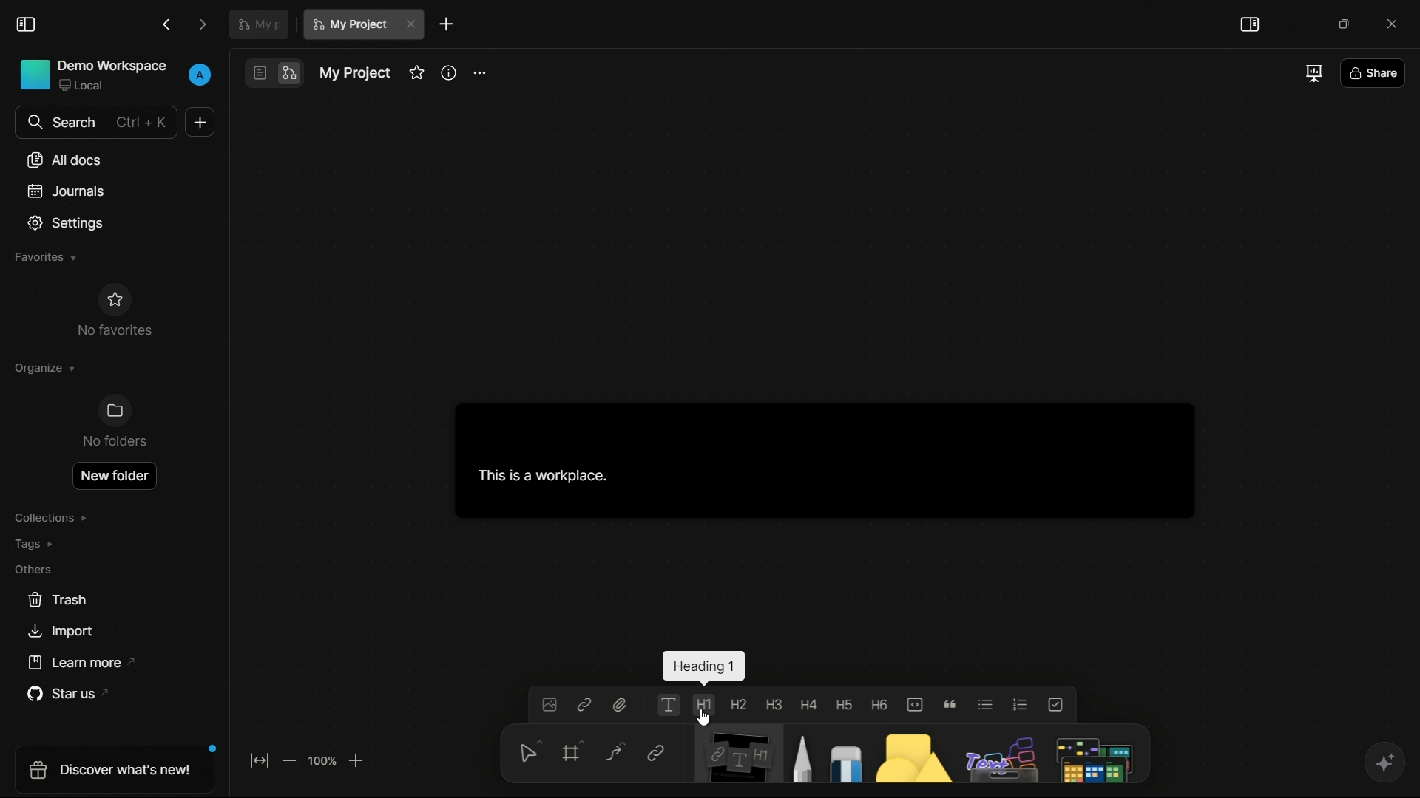 The image size is (1420, 798). What do you see at coordinates (706, 719) in the screenshot?
I see `Cursor` at bounding box center [706, 719].